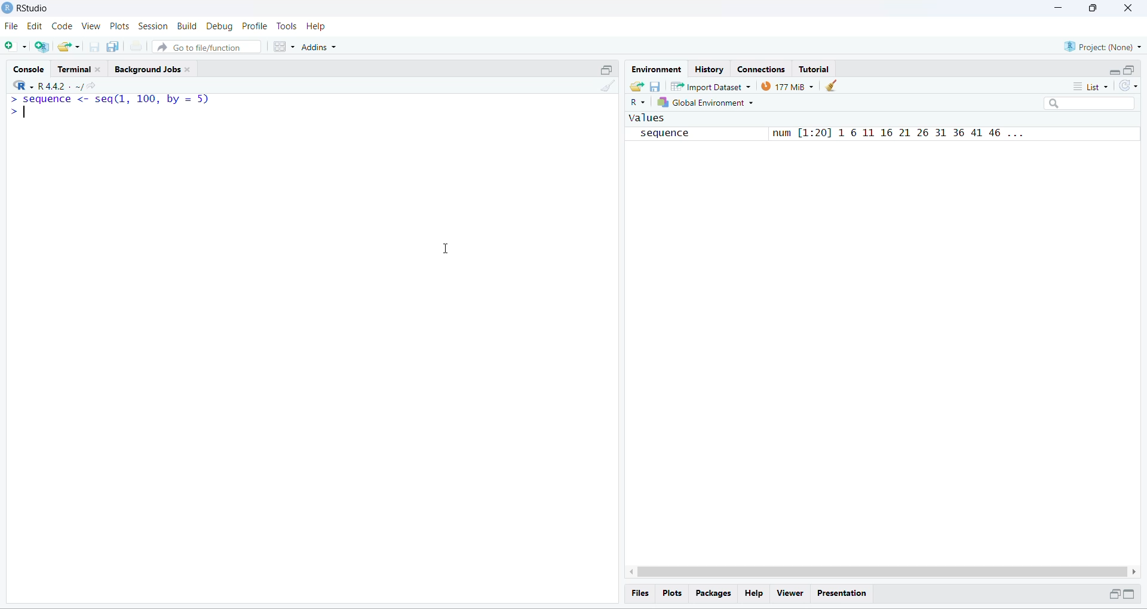 The height and width of the screenshot is (609, 1147). Describe the element at coordinates (637, 103) in the screenshot. I see `R` at that location.